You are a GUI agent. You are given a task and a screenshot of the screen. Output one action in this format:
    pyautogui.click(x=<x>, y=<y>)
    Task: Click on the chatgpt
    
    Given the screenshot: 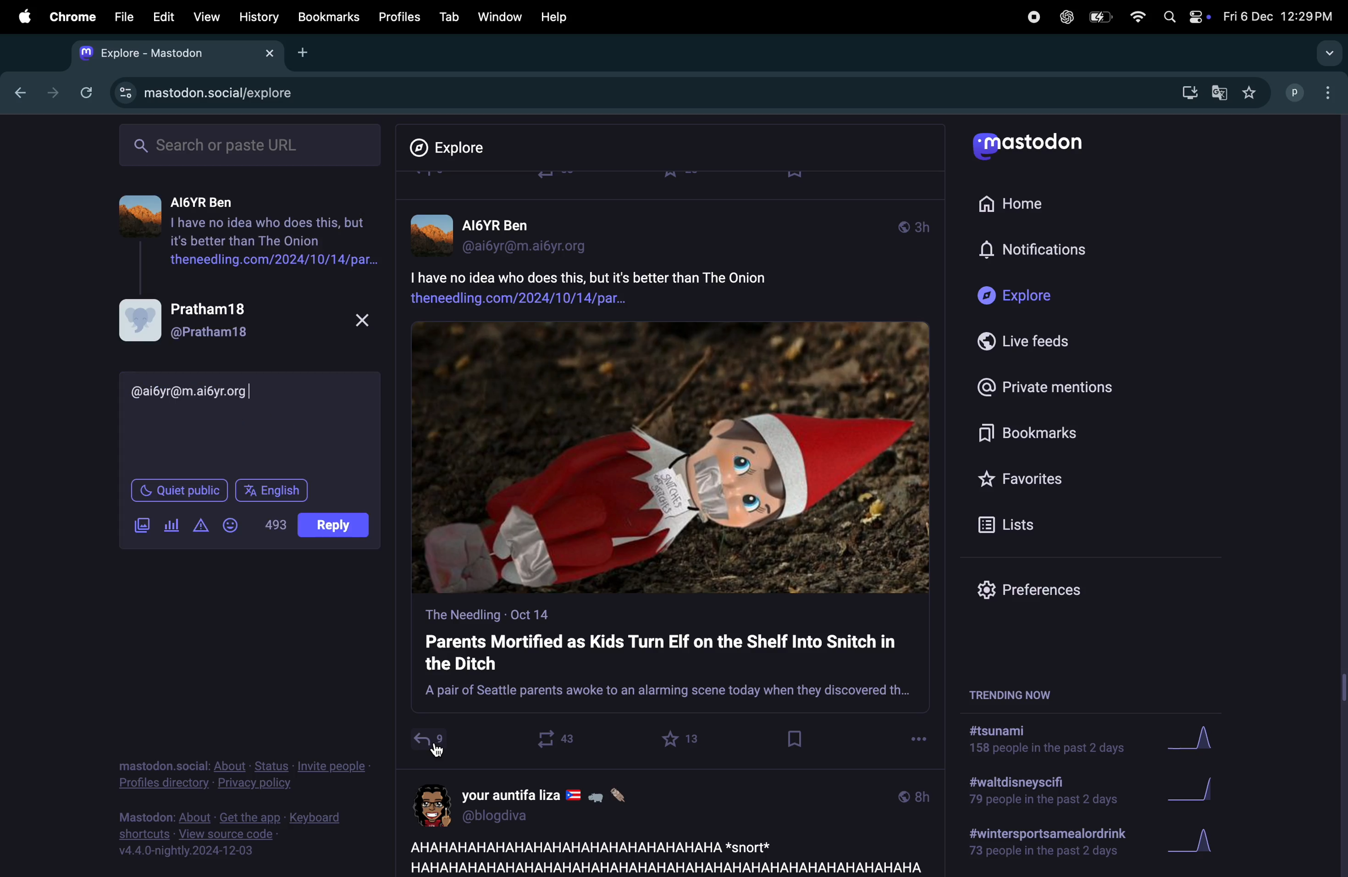 What is the action you would take?
    pyautogui.click(x=1065, y=16)
    